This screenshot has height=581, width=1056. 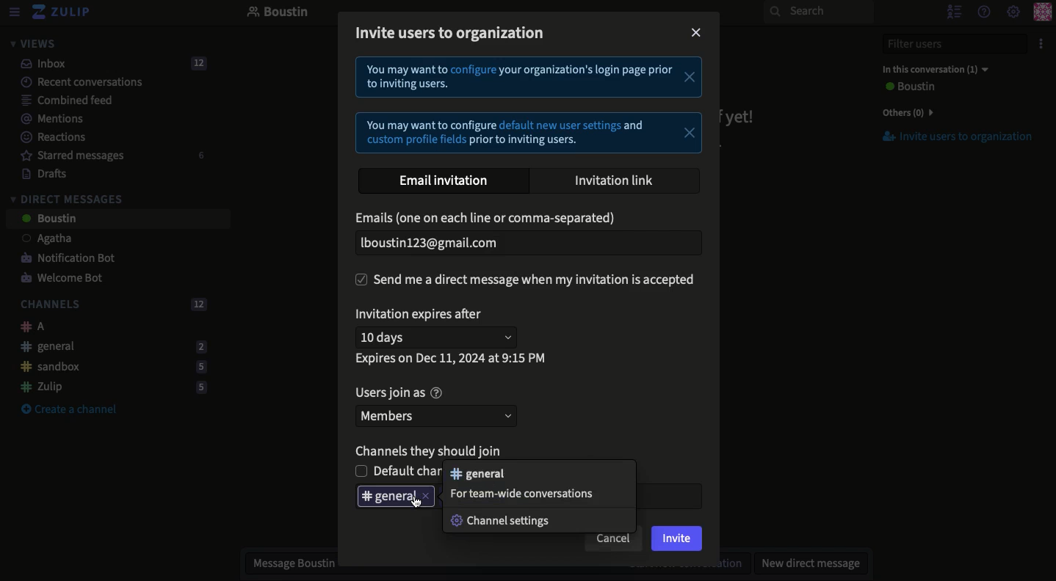 I want to click on Zulip, so click(x=109, y=387).